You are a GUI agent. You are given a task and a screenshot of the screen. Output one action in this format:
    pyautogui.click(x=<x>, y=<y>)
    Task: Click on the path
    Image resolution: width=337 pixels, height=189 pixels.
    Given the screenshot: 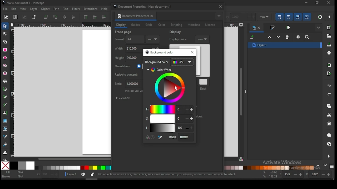 What is the action you would take?
    pyautogui.click(x=56, y=9)
    